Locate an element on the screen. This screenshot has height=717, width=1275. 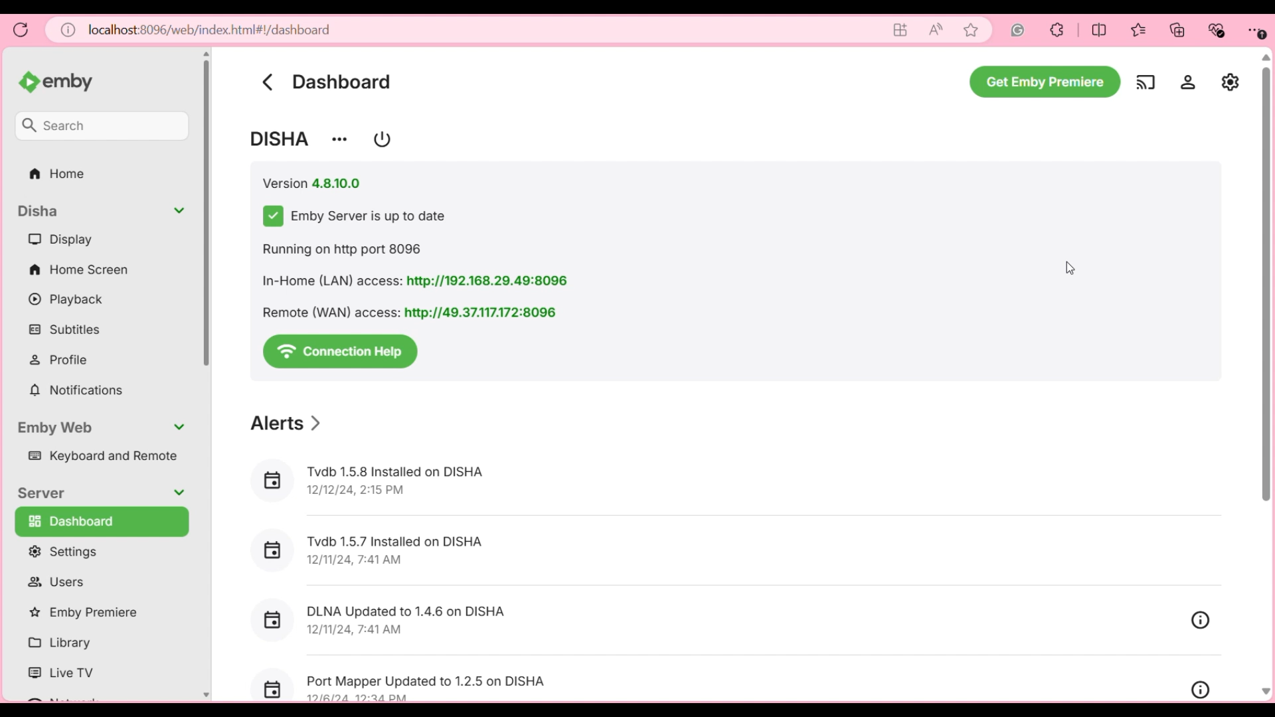
Browser extensions is located at coordinates (1057, 30).